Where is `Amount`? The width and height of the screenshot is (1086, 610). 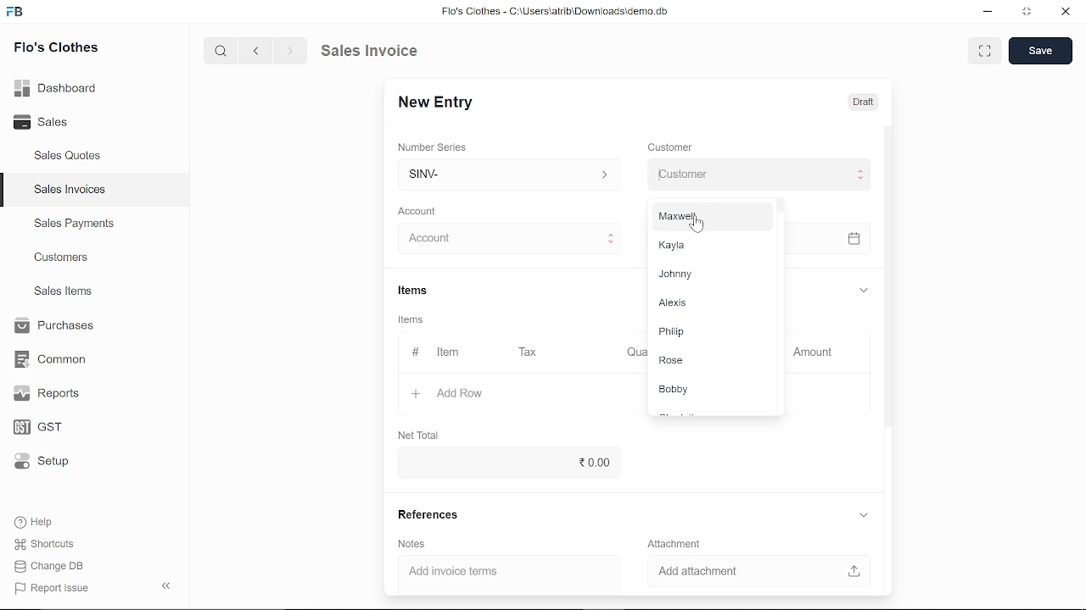
Amount is located at coordinates (812, 353).